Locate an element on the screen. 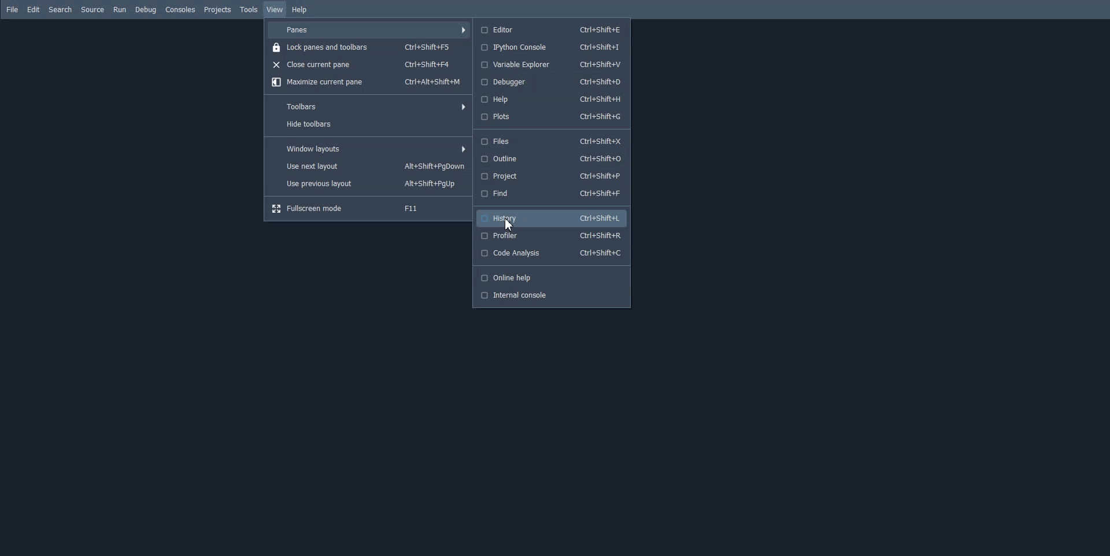 This screenshot has width=1110, height=556. Consoles is located at coordinates (180, 9).